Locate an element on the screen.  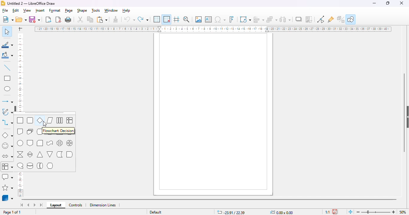
save is located at coordinates (35, 19).